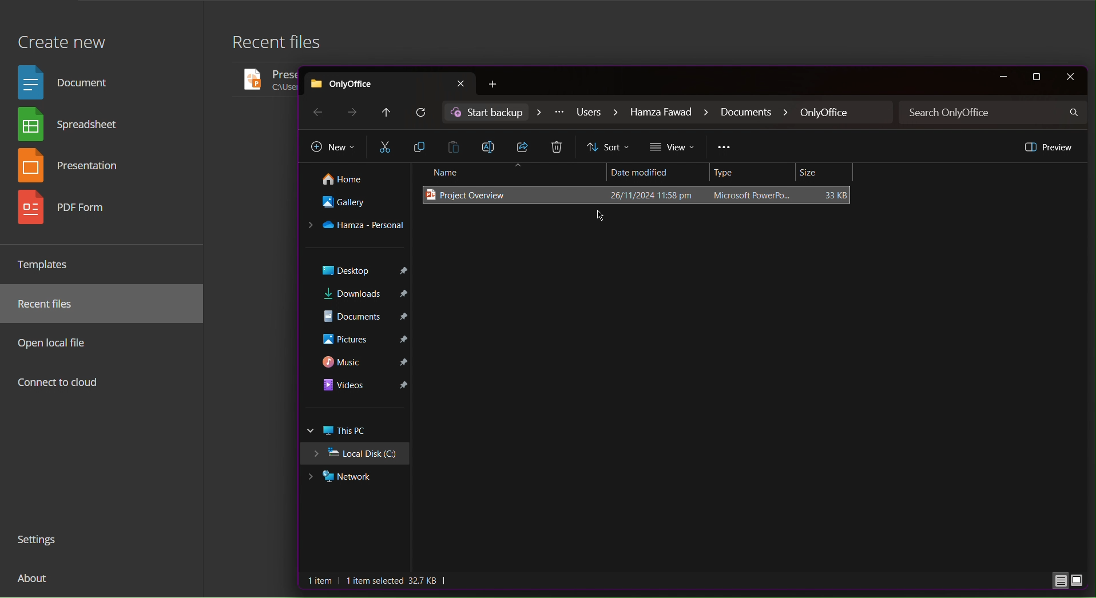 This screenshot has height=598, width=1096. Describe the element at coordinates (669, 113) in the screenshot. I see `Address Bar` at that location.